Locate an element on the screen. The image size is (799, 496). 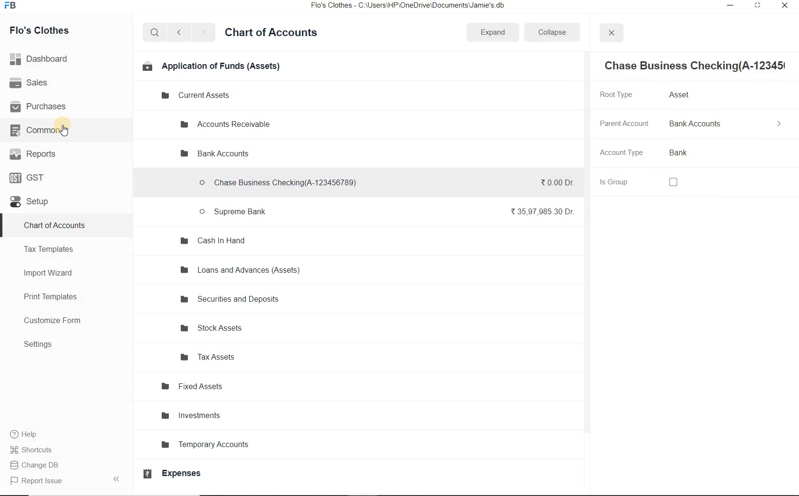
Chart of Accounts is located at coordinates (276, 31).